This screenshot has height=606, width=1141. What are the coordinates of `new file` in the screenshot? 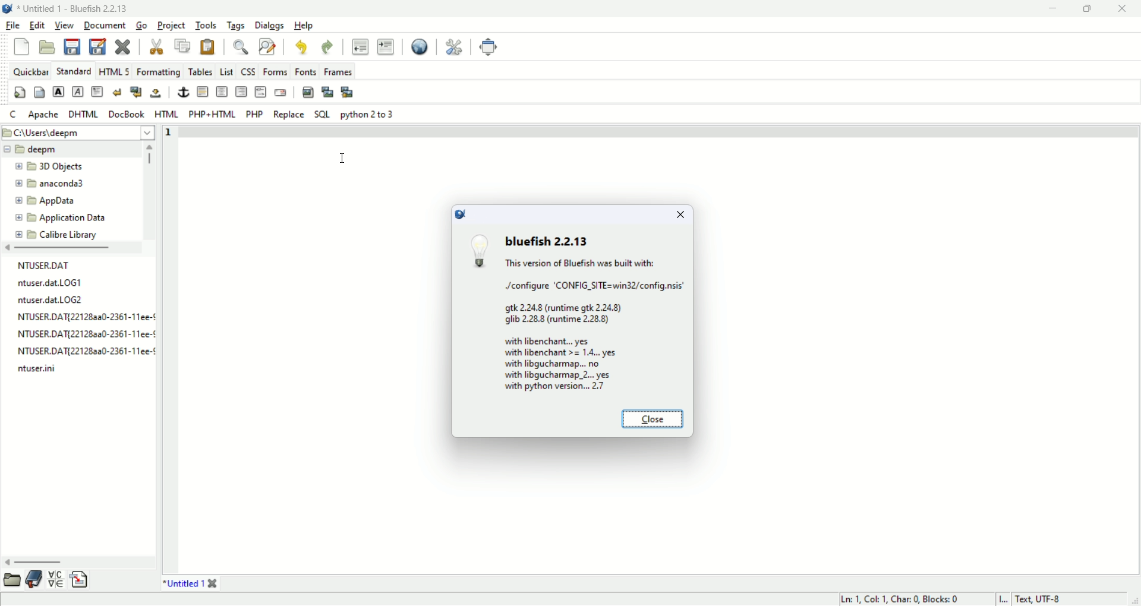 It's located at (22, 46).